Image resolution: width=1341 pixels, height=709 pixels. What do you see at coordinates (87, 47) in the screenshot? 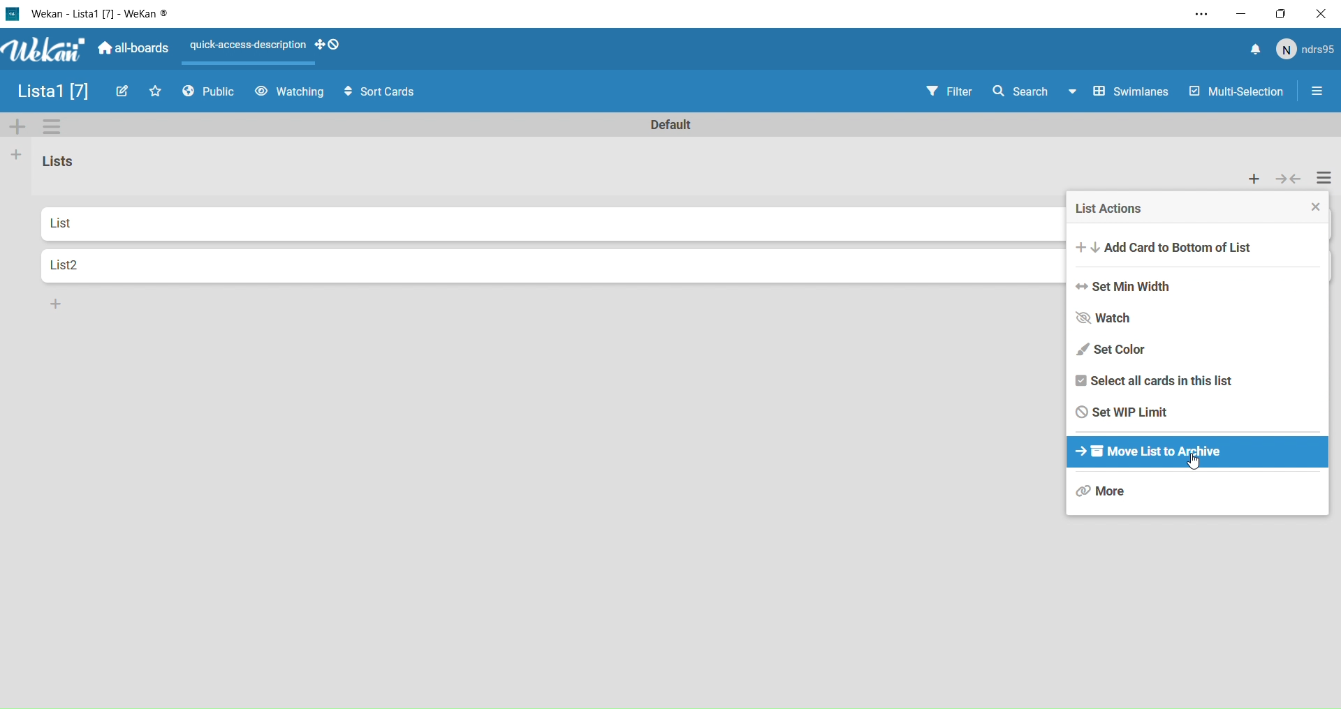
I see `Wekan` at bounding box center [87, 47].